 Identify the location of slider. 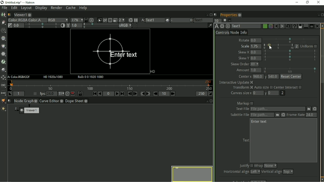
(278, 46).